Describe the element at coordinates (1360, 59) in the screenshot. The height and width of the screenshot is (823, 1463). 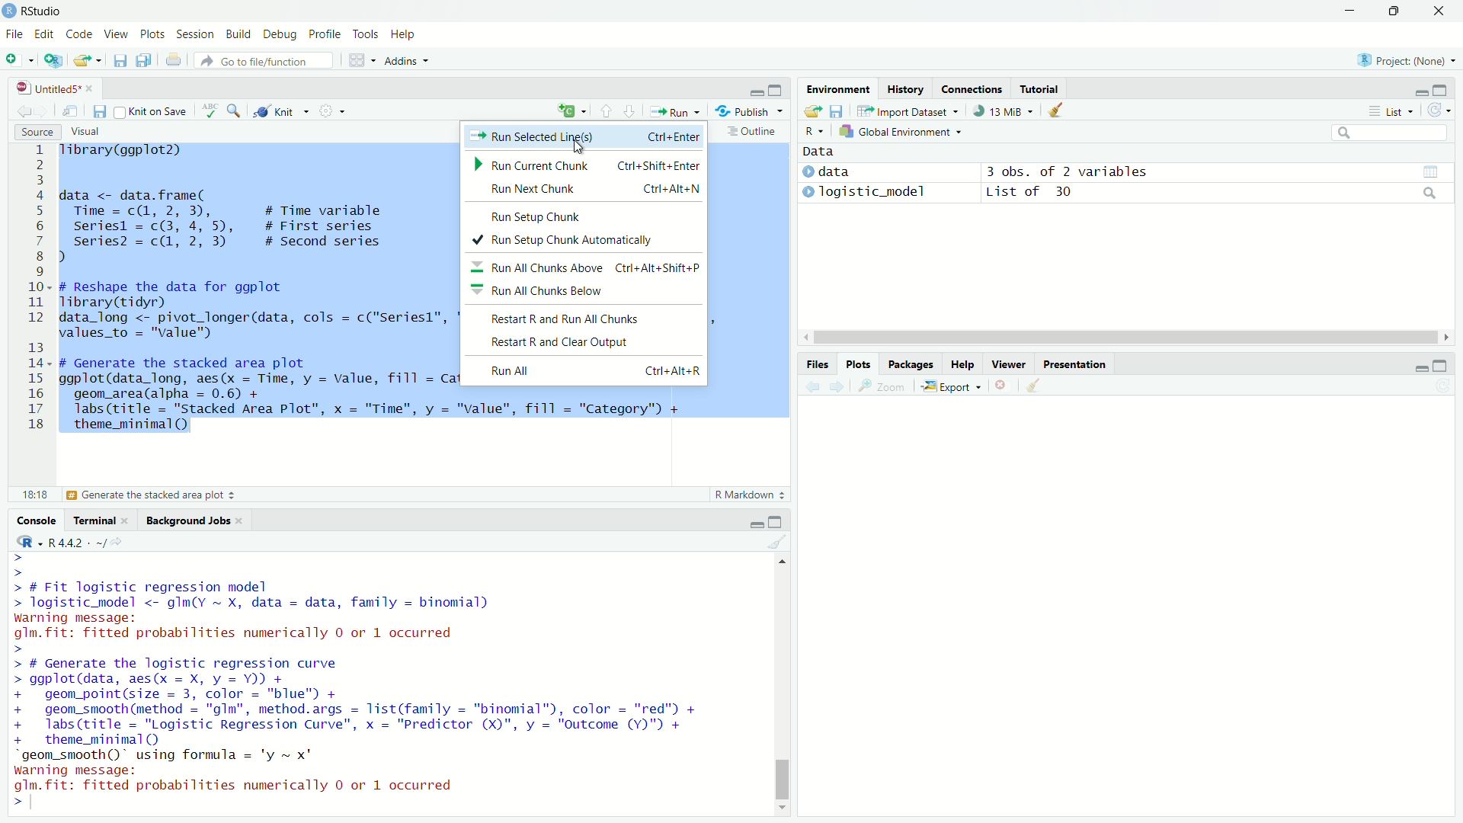
I see `R` at that location.